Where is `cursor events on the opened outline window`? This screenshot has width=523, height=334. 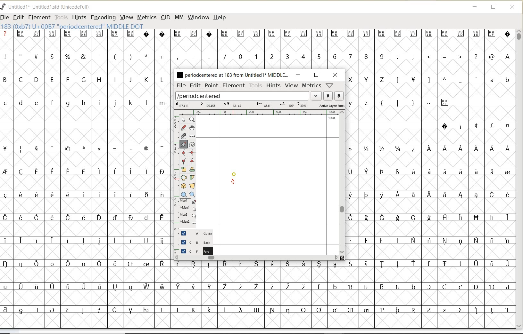 cursor events on the opened outline window is located at coordinates (188, 212).